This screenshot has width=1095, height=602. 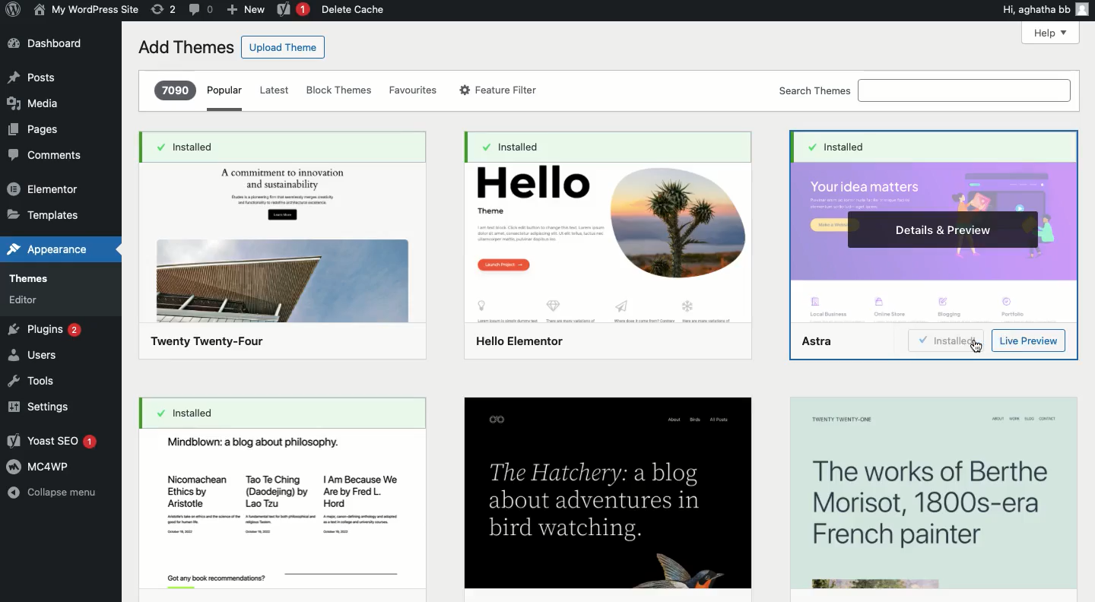 I want to click on Installed, so click(x=281, y=411).